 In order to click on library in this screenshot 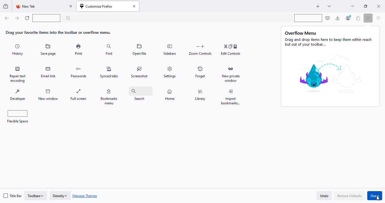, I will do `click(200, 95)`.